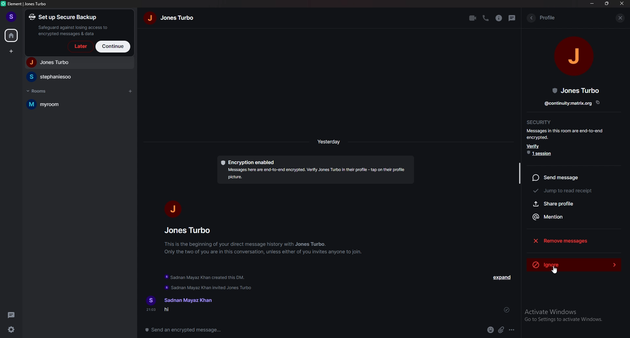  I want to click on expand, so click(503, 277).